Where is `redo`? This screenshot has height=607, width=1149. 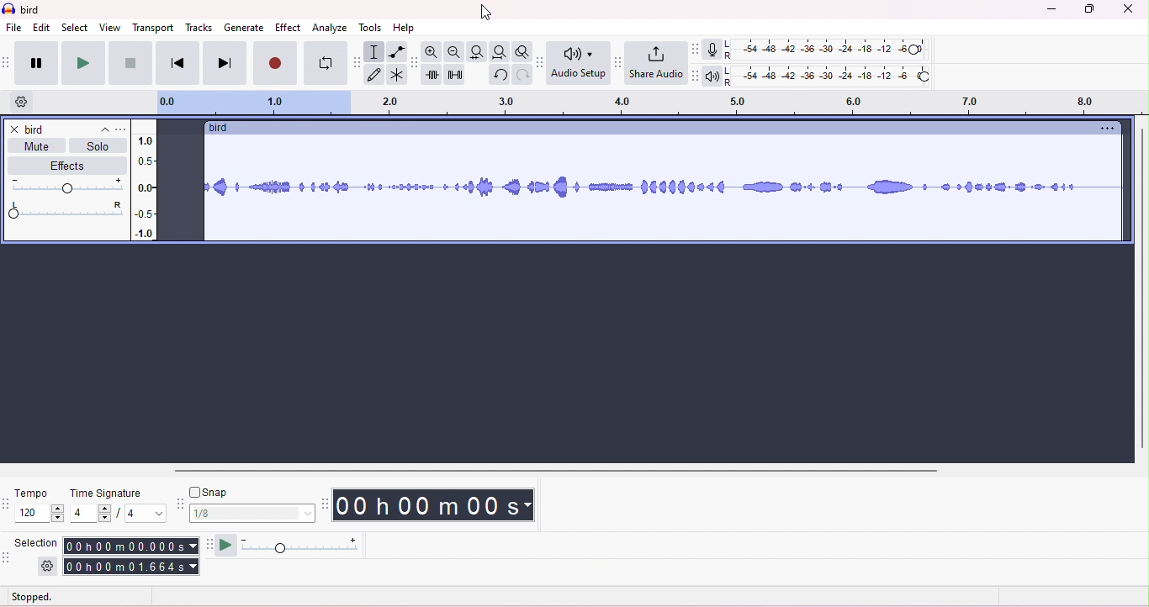 redo is located at coordinates (521, 76).